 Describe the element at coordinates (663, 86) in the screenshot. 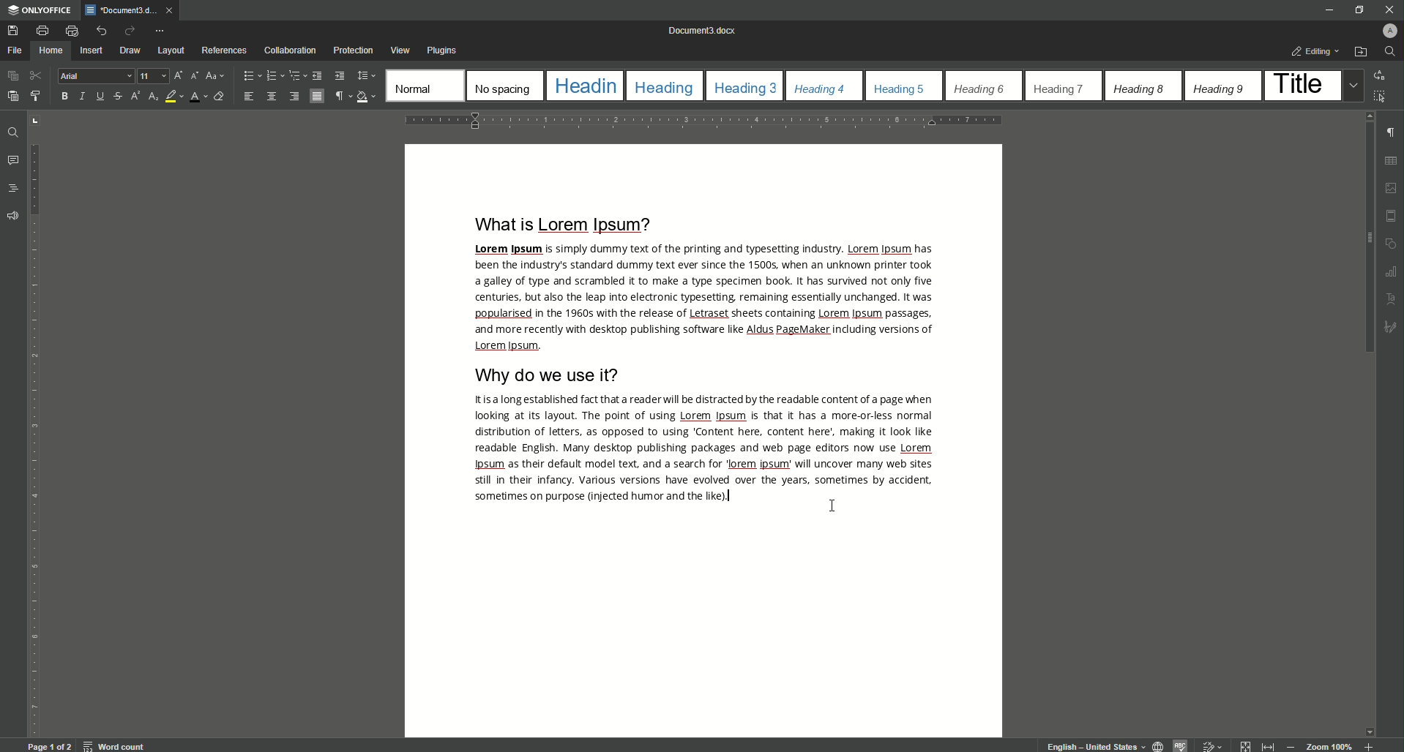

I see `Heading` at that location.